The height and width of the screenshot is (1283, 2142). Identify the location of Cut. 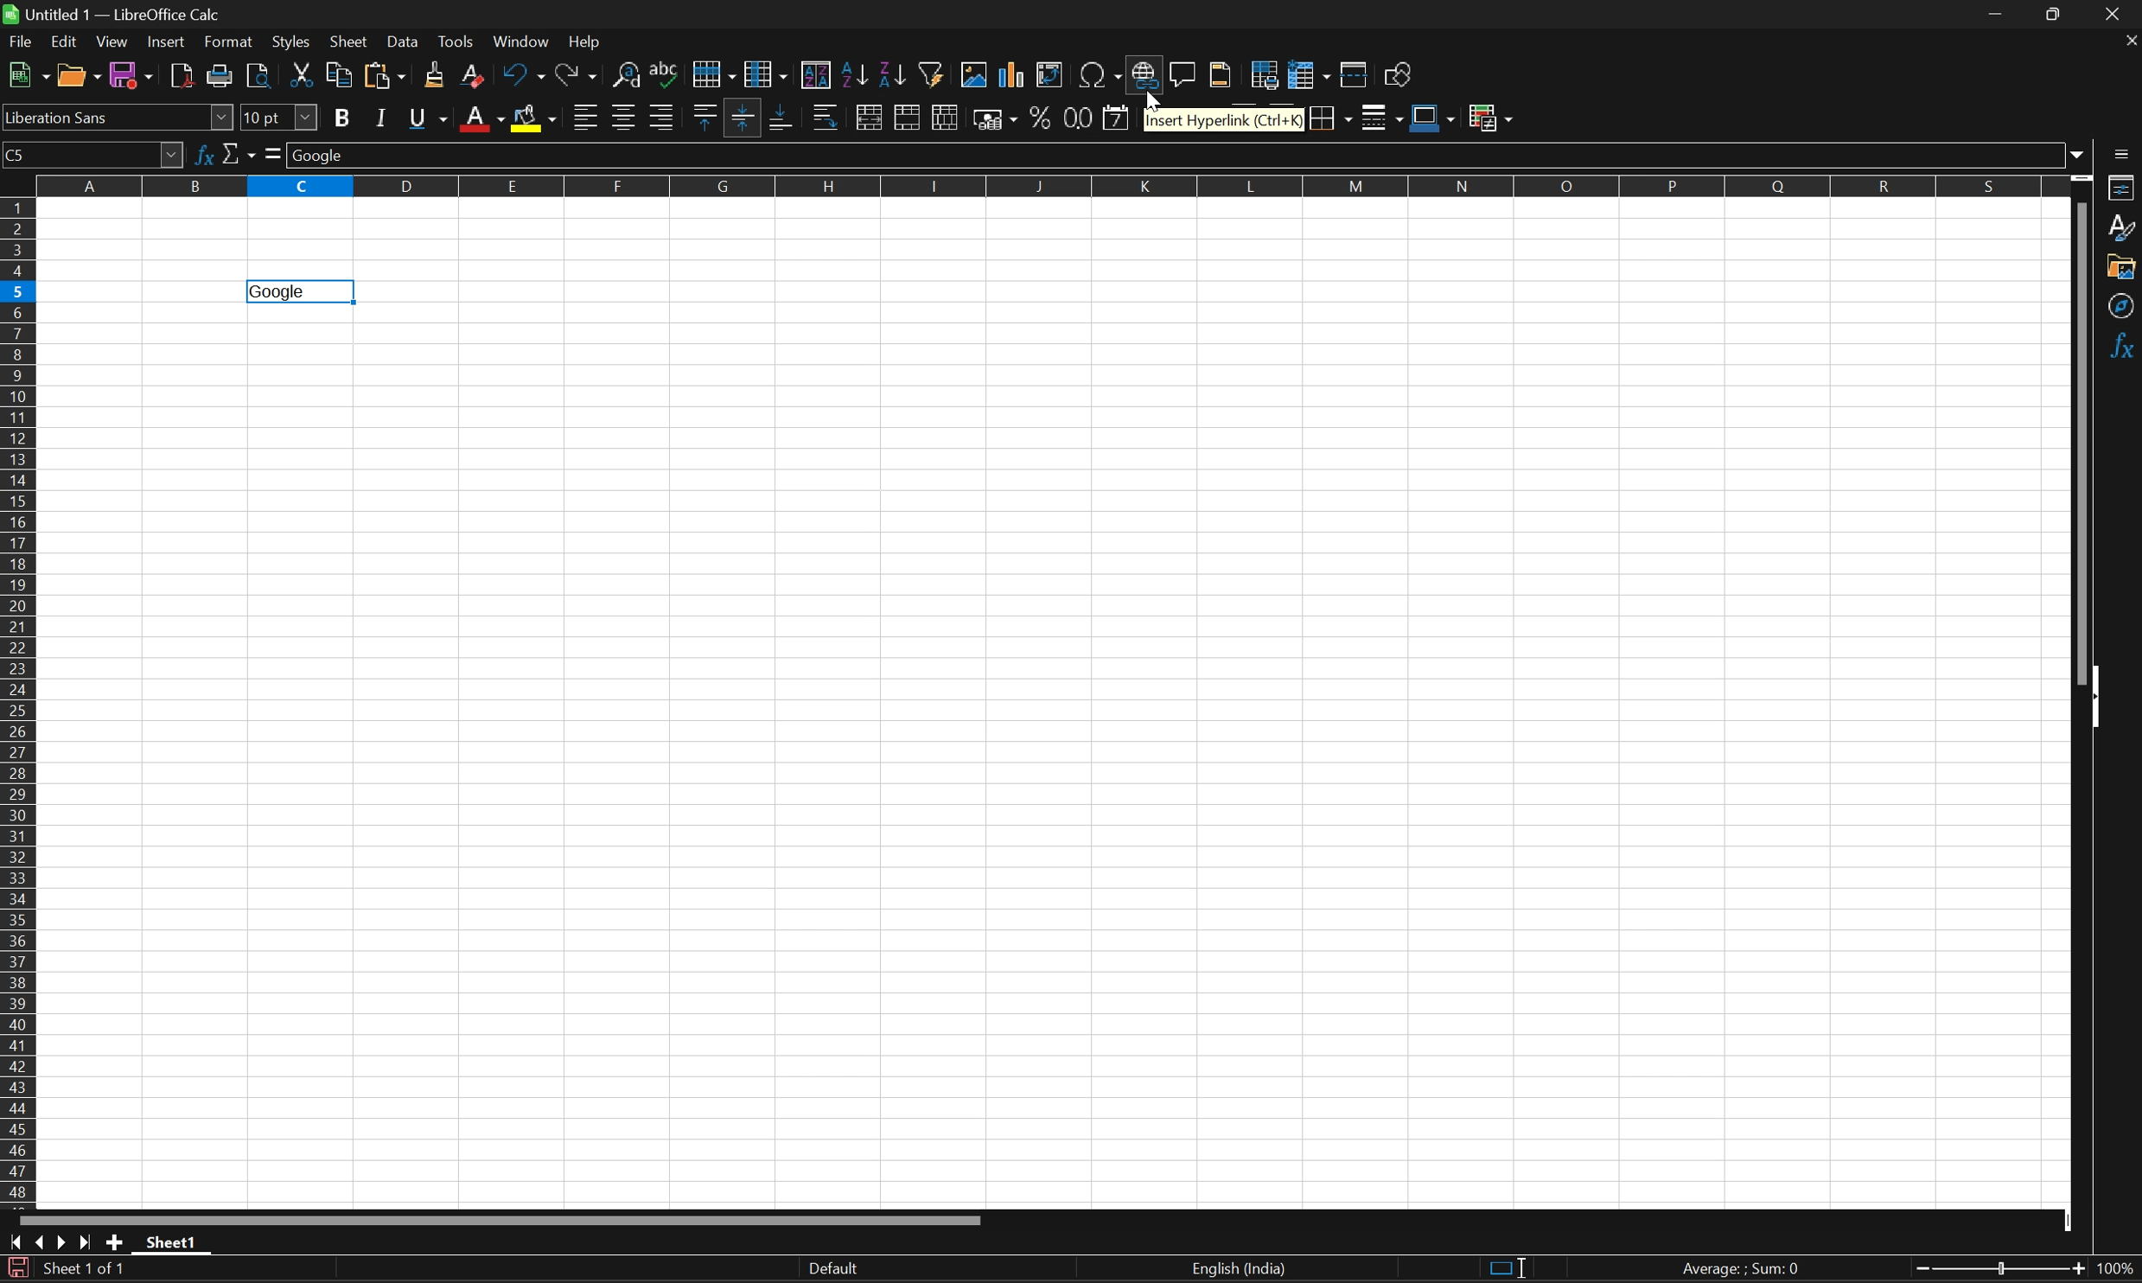
(303, 73).